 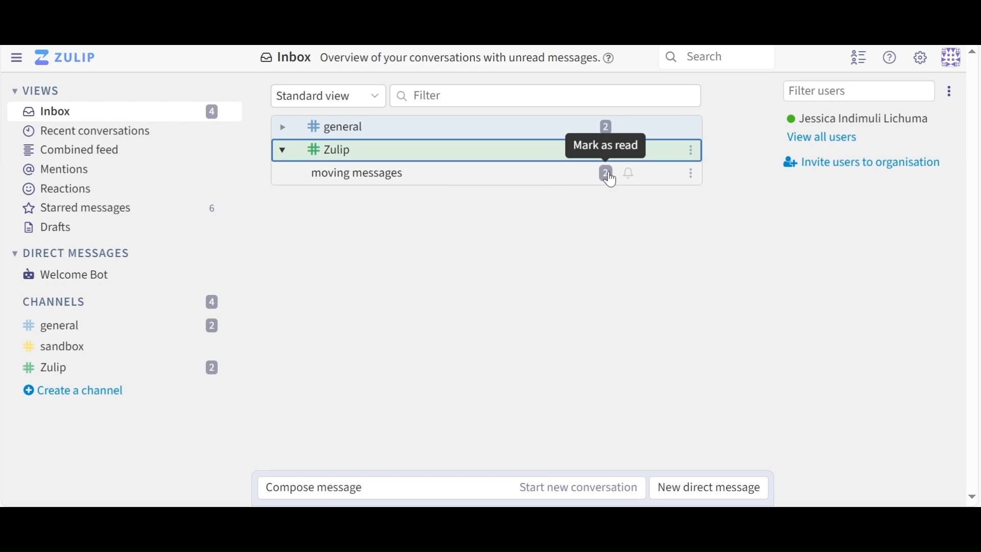 What do you see at coordinates (973, 498) in the screenshot?
I see `Scroll down` at bounding box center [973, 498].